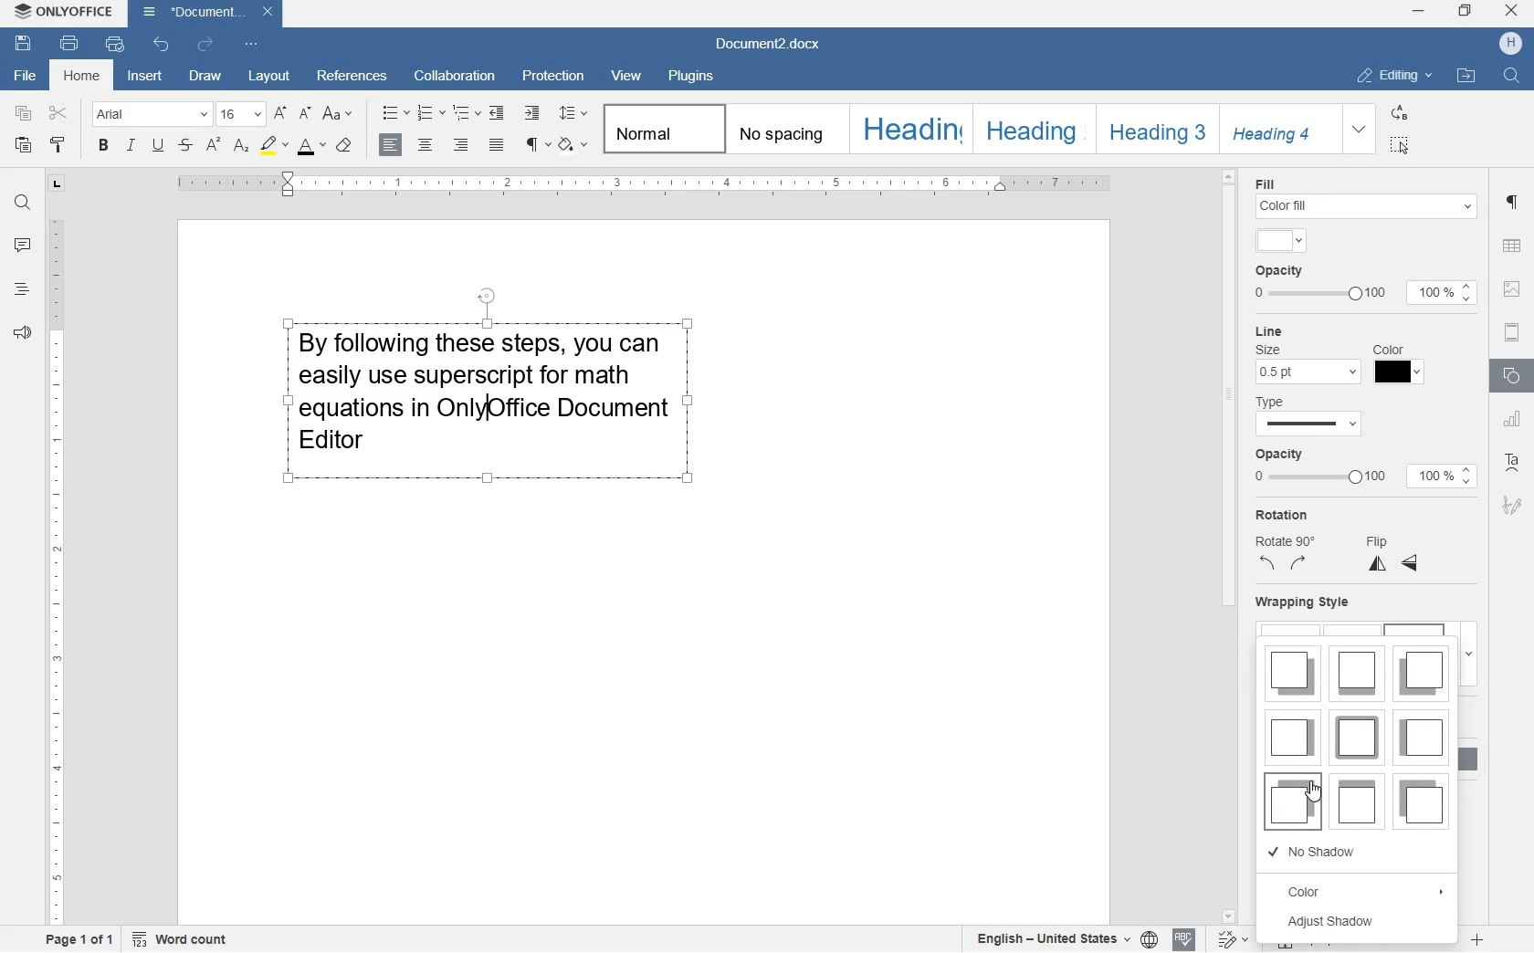 This screenshot has width=1534, height=953. I want to click on COLOR, so click(1361, 893).